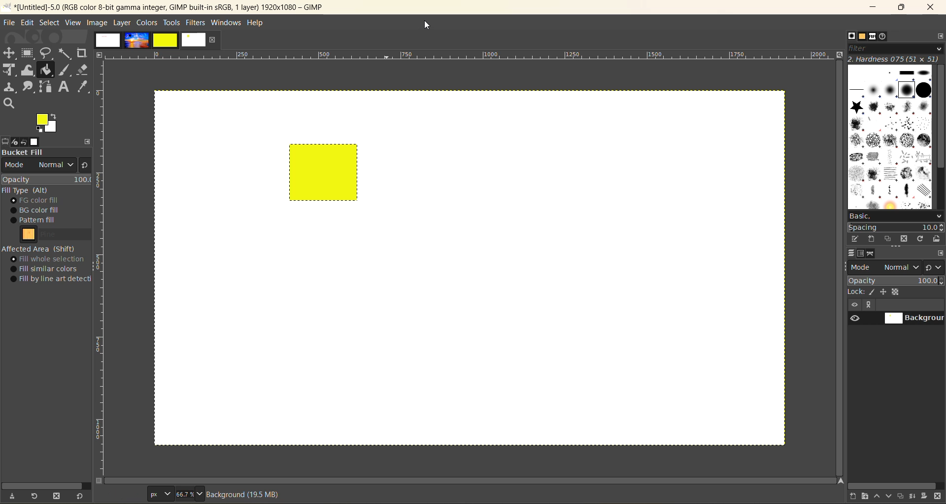 Image resolution: width=946 pixels, height=504 pixels. I want to click on basic, so click(898, 216).